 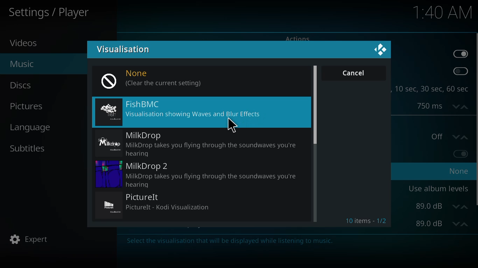 I want to click on pictureit, so click(x=157, y=204).